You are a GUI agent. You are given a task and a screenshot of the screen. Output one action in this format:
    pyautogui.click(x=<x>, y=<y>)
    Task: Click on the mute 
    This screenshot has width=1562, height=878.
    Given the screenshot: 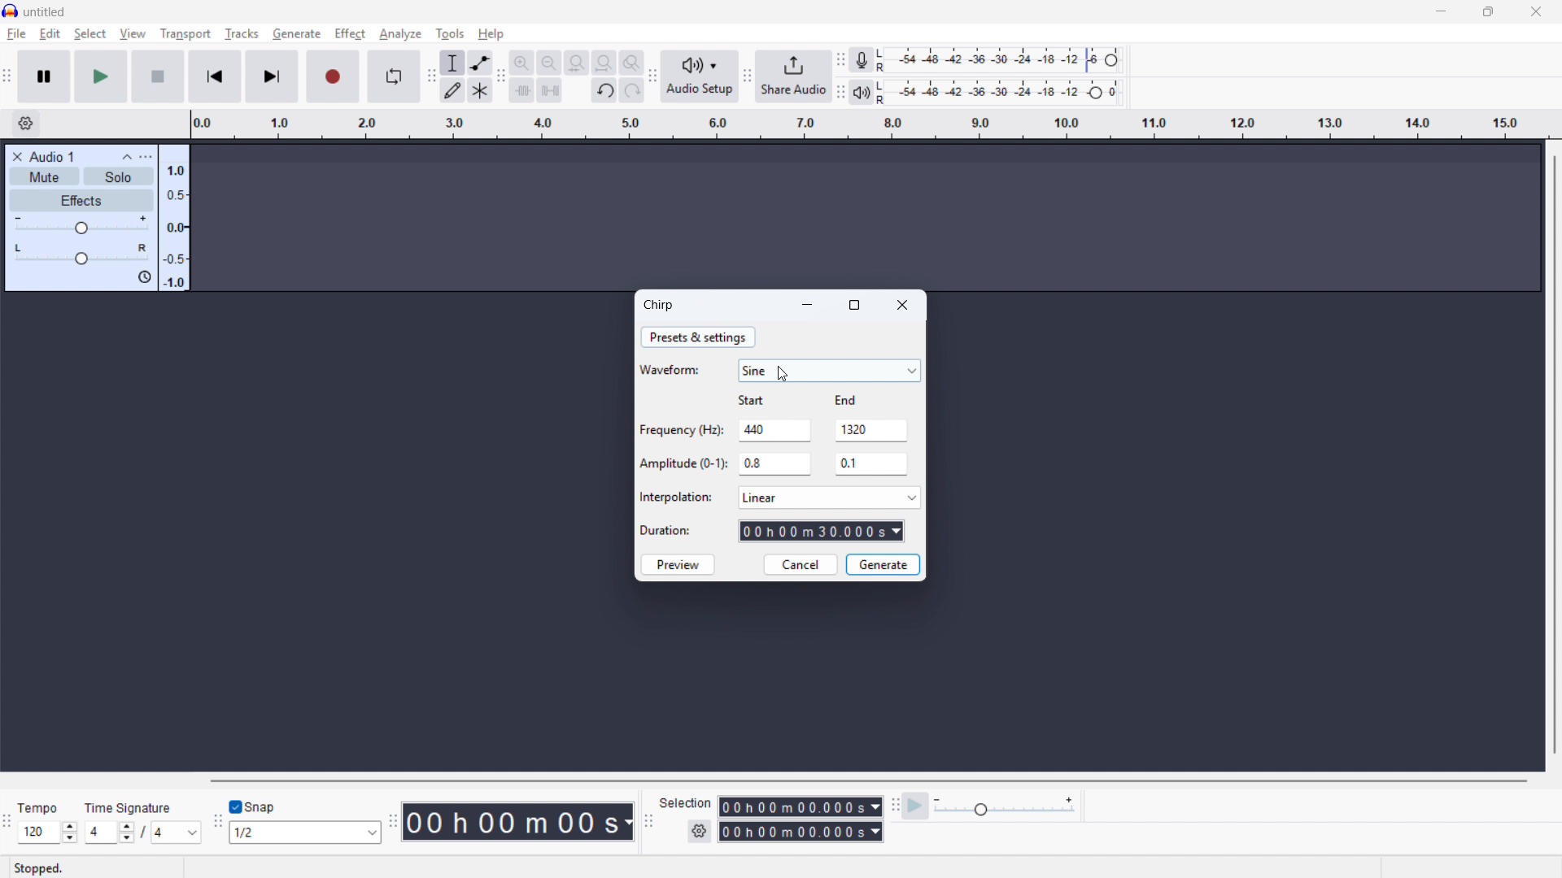 What is the action you would take?
    pyautogui.click(x=44, y=176)
    